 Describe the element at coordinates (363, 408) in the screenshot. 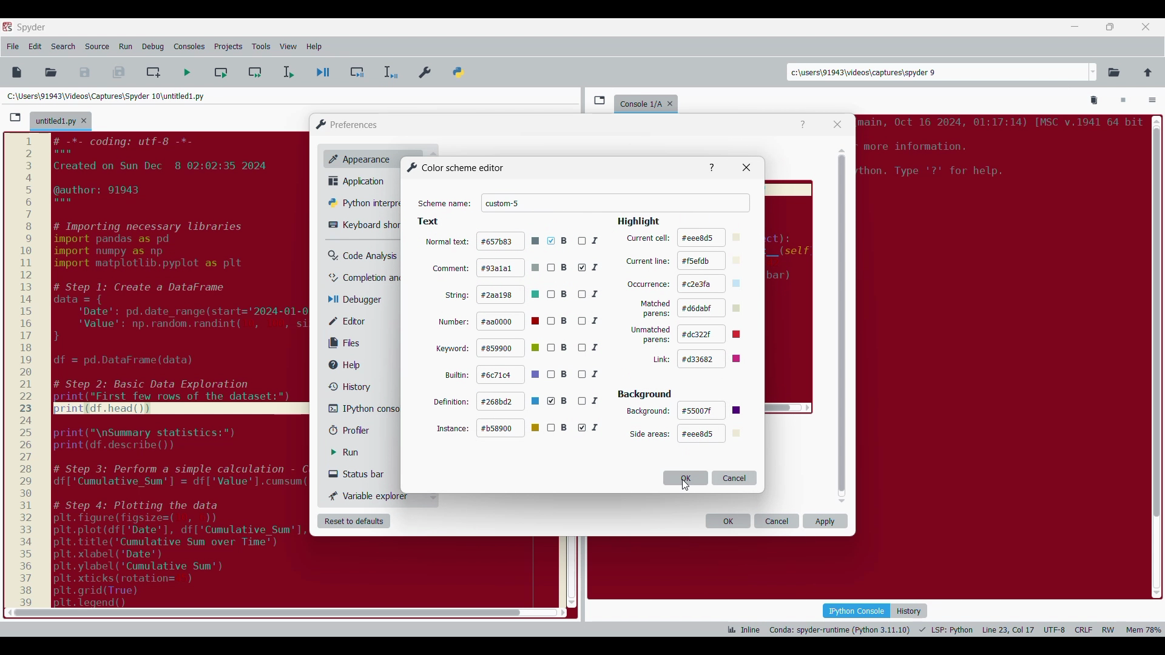

I see `IPython console` at that location.